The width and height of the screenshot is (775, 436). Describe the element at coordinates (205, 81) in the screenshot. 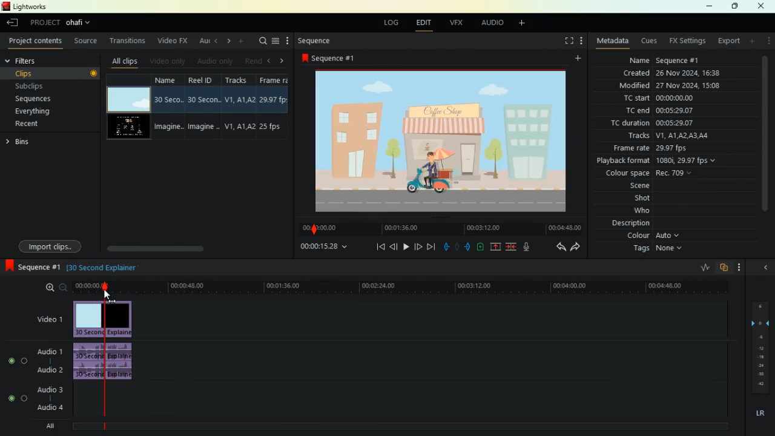

I see `reel id` at that location.